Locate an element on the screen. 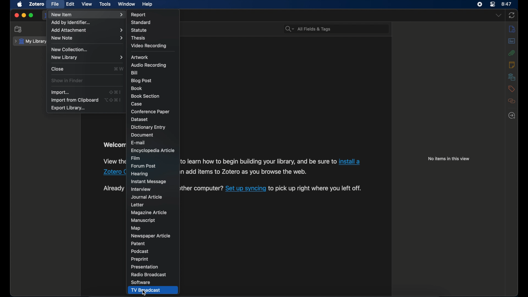 The width and height of the screenshot is (528, 297). import is located at coordinates (60, 92).